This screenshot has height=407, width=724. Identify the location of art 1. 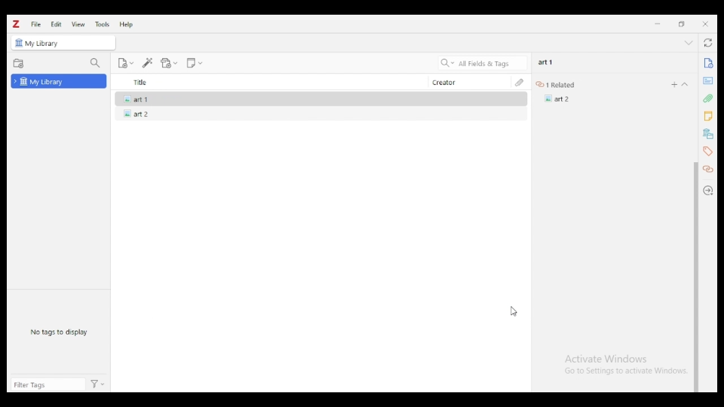
(134, 98).